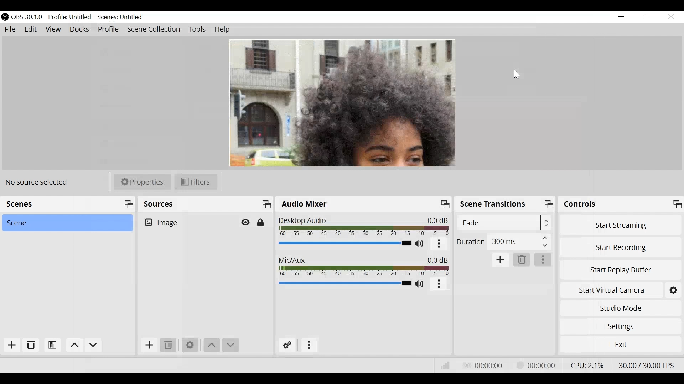 The width and height of the screenshot is (684, 384). Describe the element at coordinates (673, 289) in the screenshot. I see `Settings` at that location.